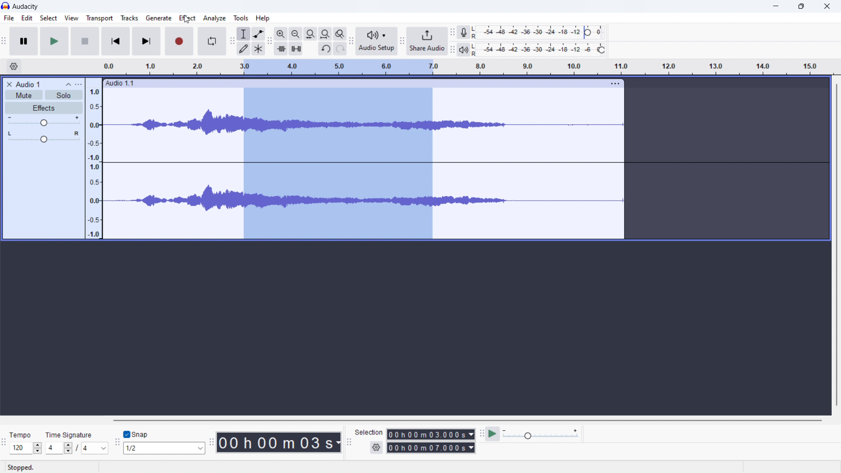  Describe the element at coordinates (167, 166) in the screenshot. I see `soundtrack` at that location.